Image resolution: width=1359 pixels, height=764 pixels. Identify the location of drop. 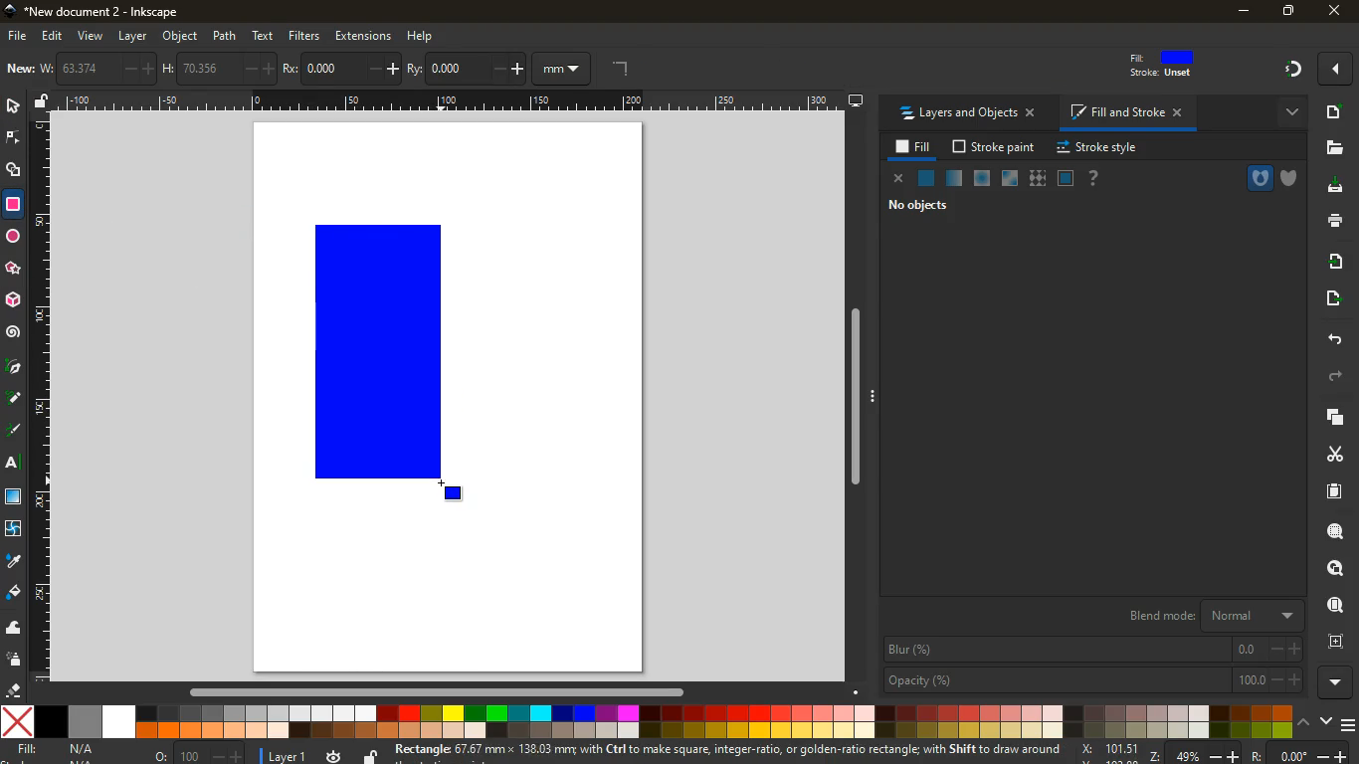
(15, 560).